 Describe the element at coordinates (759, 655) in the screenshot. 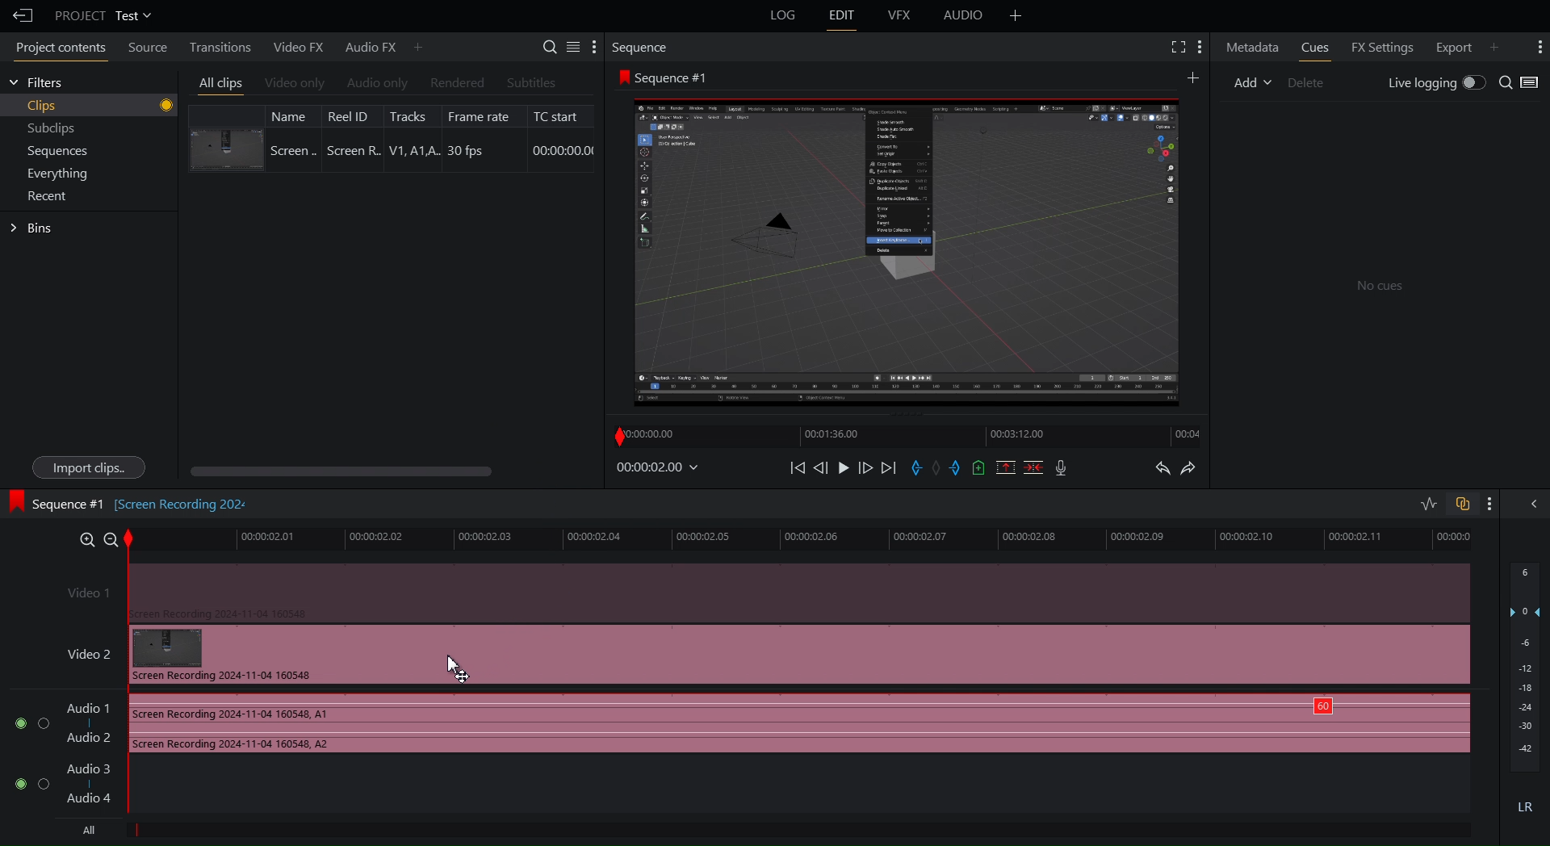

I see `Video 2` at that location.